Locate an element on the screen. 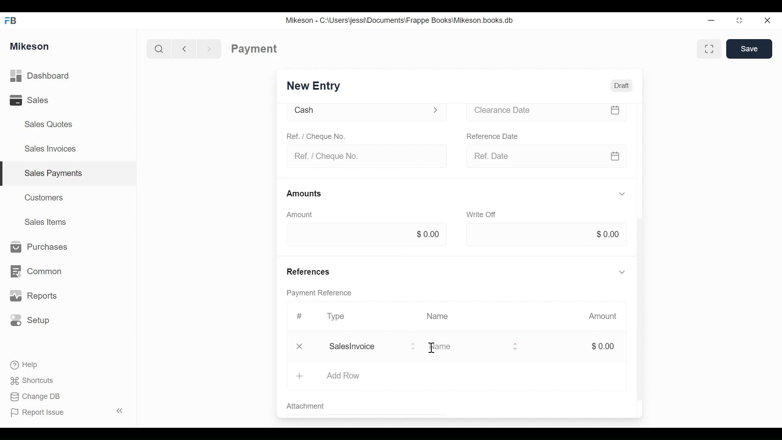 The width and height of the screenshot is (782, 440). Report Issue is located at coordinates (41, 413).